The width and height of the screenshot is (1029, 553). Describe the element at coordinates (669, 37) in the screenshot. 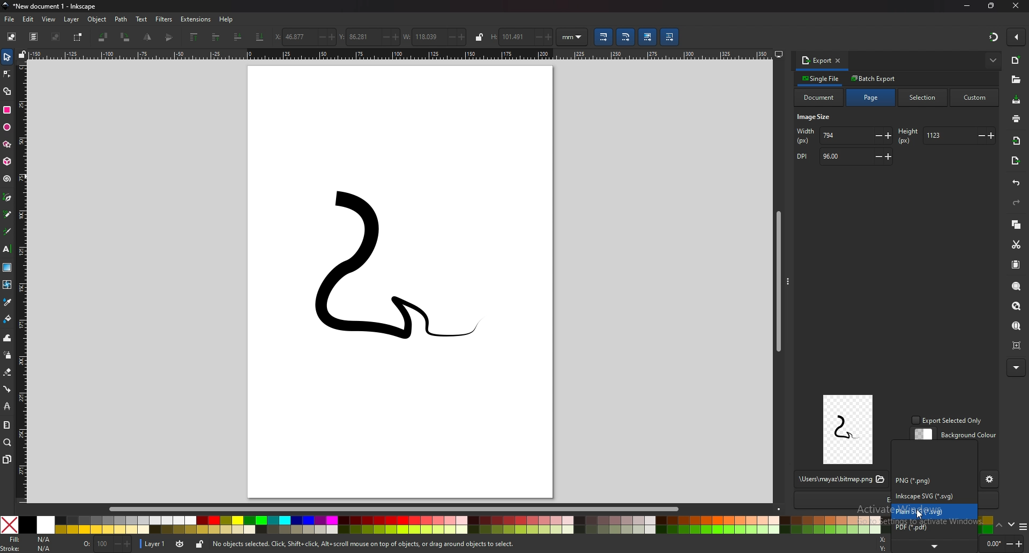

I see `move patterns` at that location.